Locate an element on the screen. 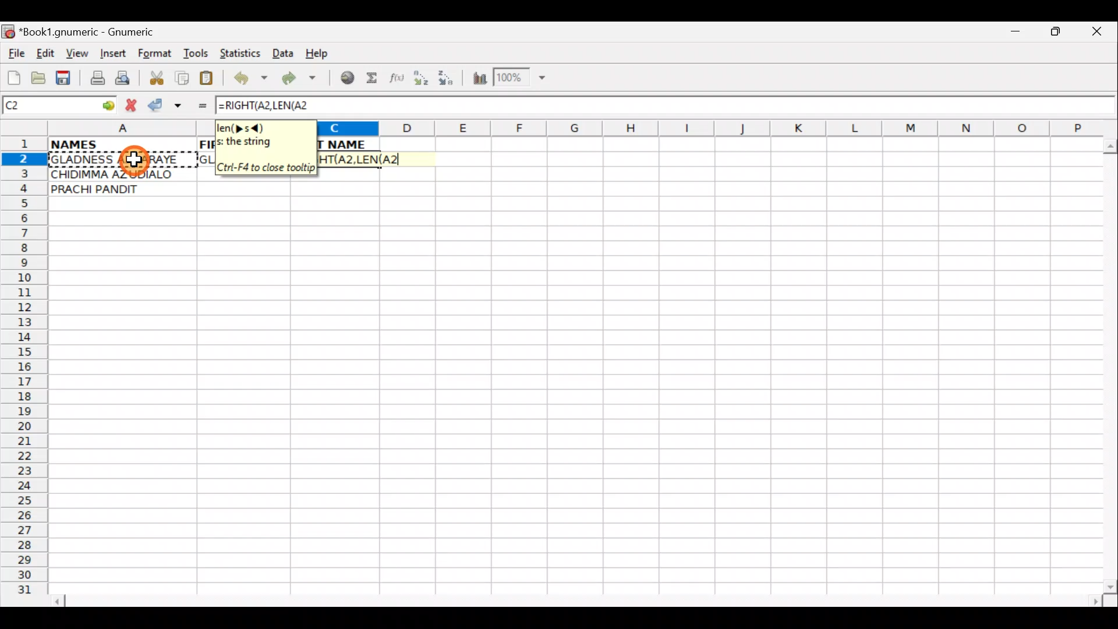 Image resolution: width=1118 pixels, height=629 pixels. Open a file is located at coordinates (41, 76).